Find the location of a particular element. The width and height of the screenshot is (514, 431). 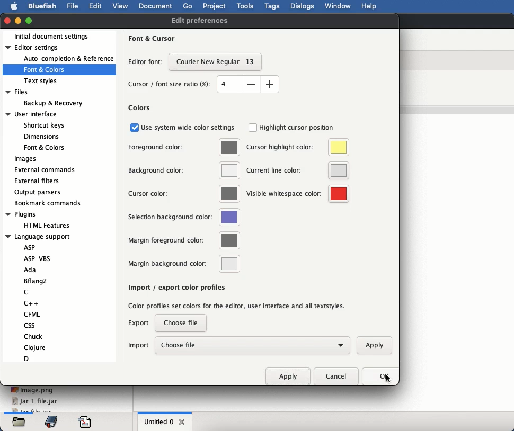

bookmark is located at coordinates (51, 421).